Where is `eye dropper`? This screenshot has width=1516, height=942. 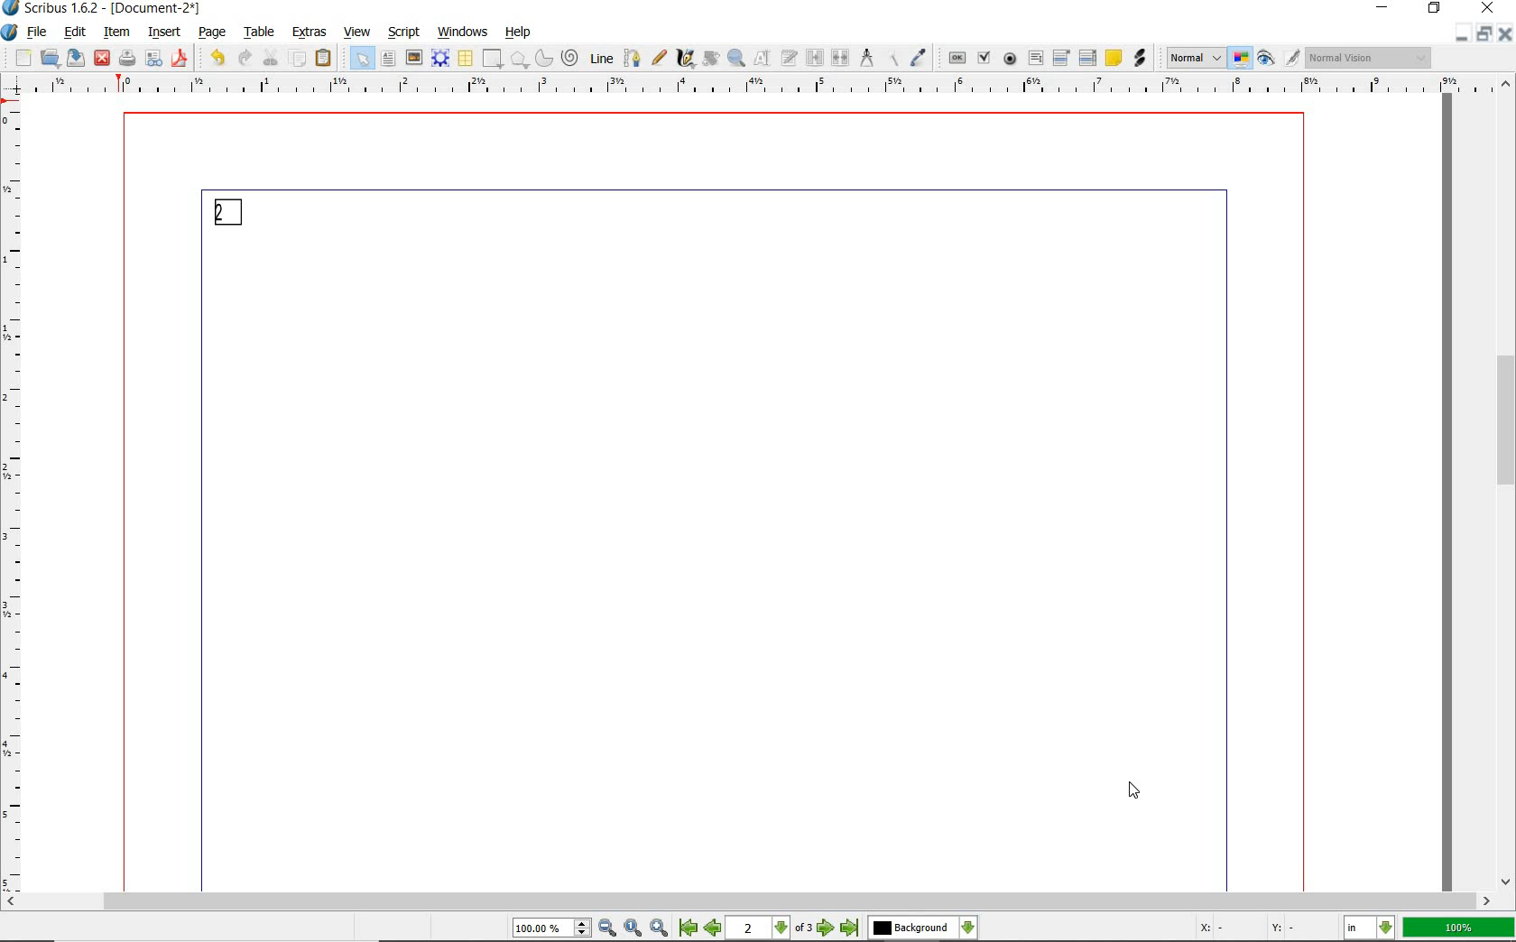
eye dropper is located at coordinates (920, 57).